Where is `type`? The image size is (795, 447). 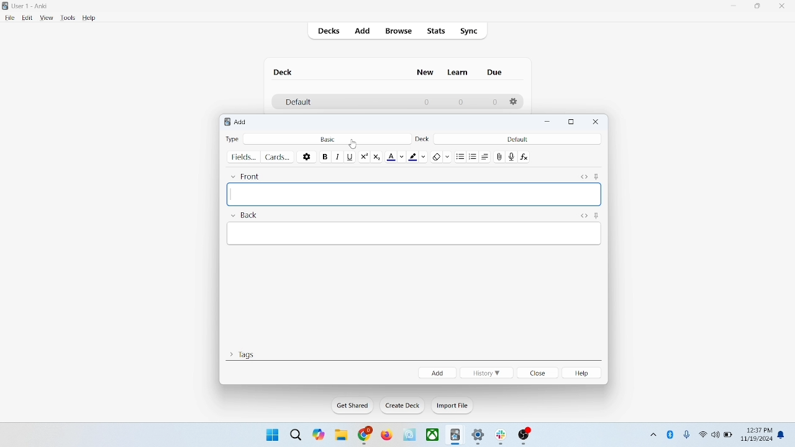
type is located at coordinates (232, 138).